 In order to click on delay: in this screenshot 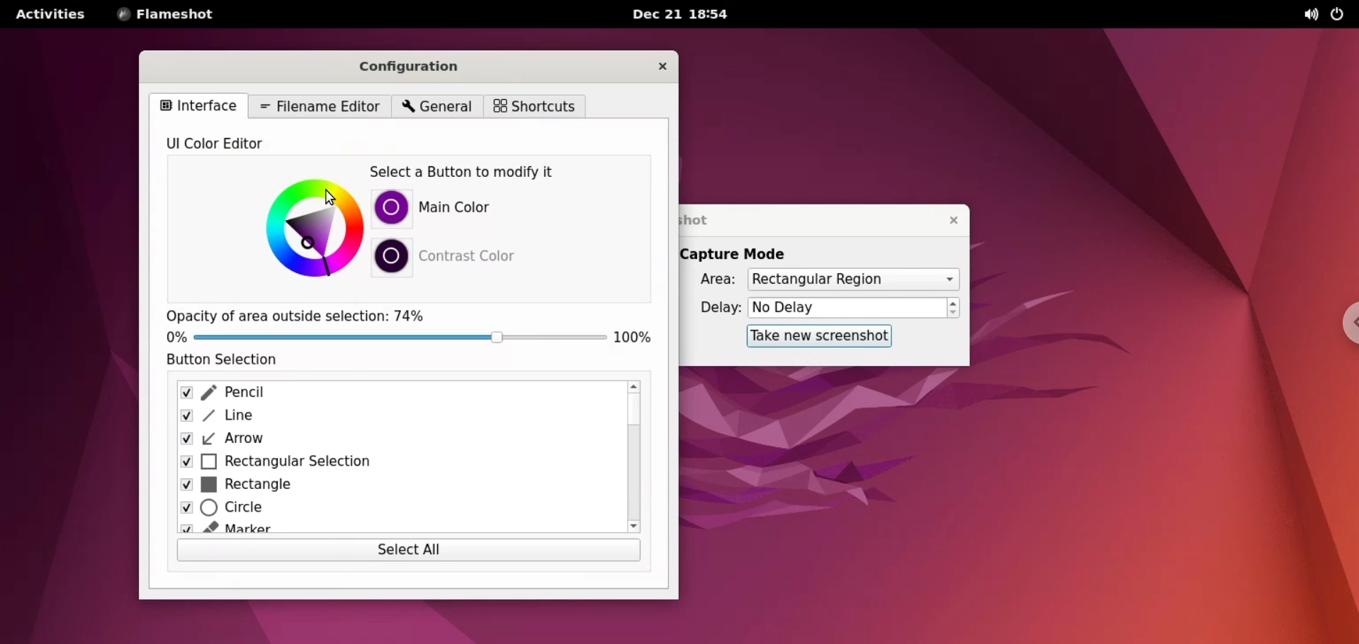, I will do `click(712, 310)`.